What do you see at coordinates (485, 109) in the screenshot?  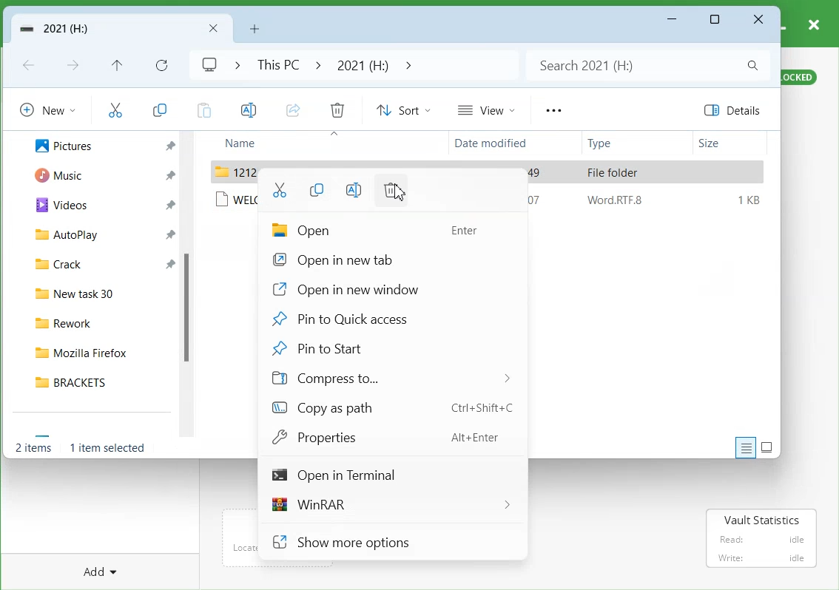 I see `View ` at bounding box center [485, 109].